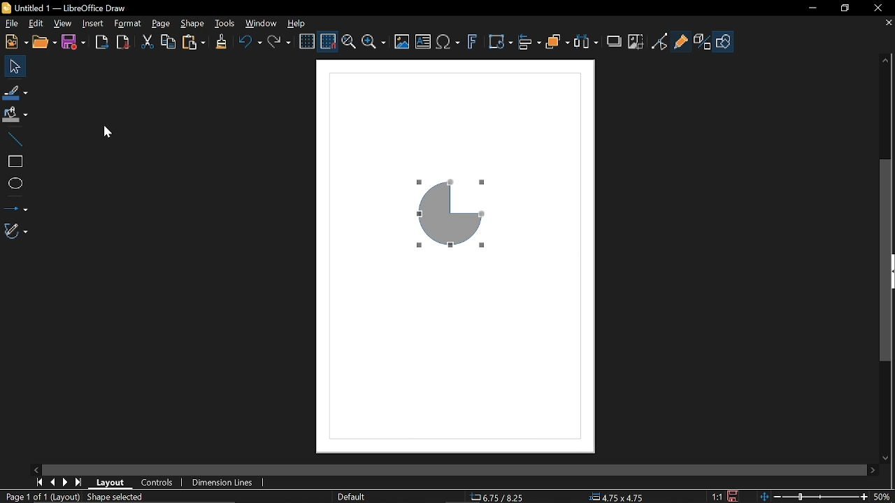 The width and height of the screenshot is (895, 503). I want to click on Default (Slide master name), so click(354, 497).